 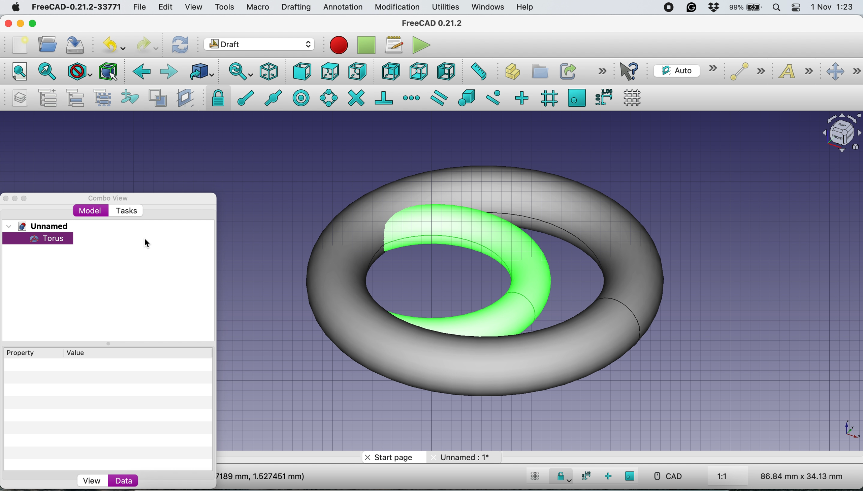 I want to click on snap center, so click(x=302, y=97).